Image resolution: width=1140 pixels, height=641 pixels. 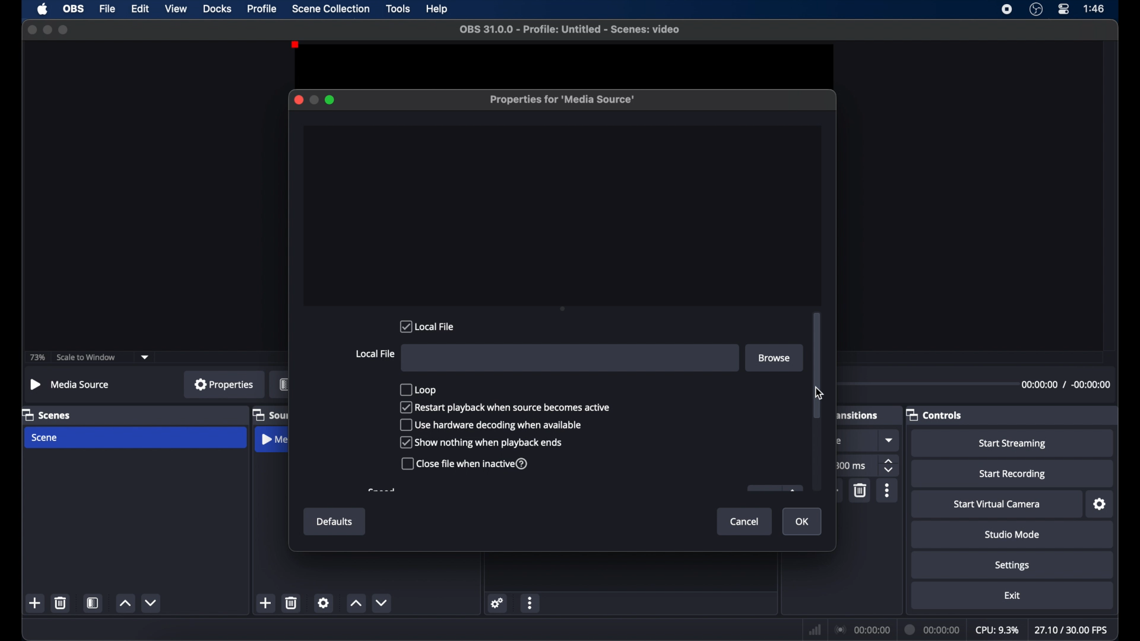 I want to click on duration, so click(x=933, y=630).